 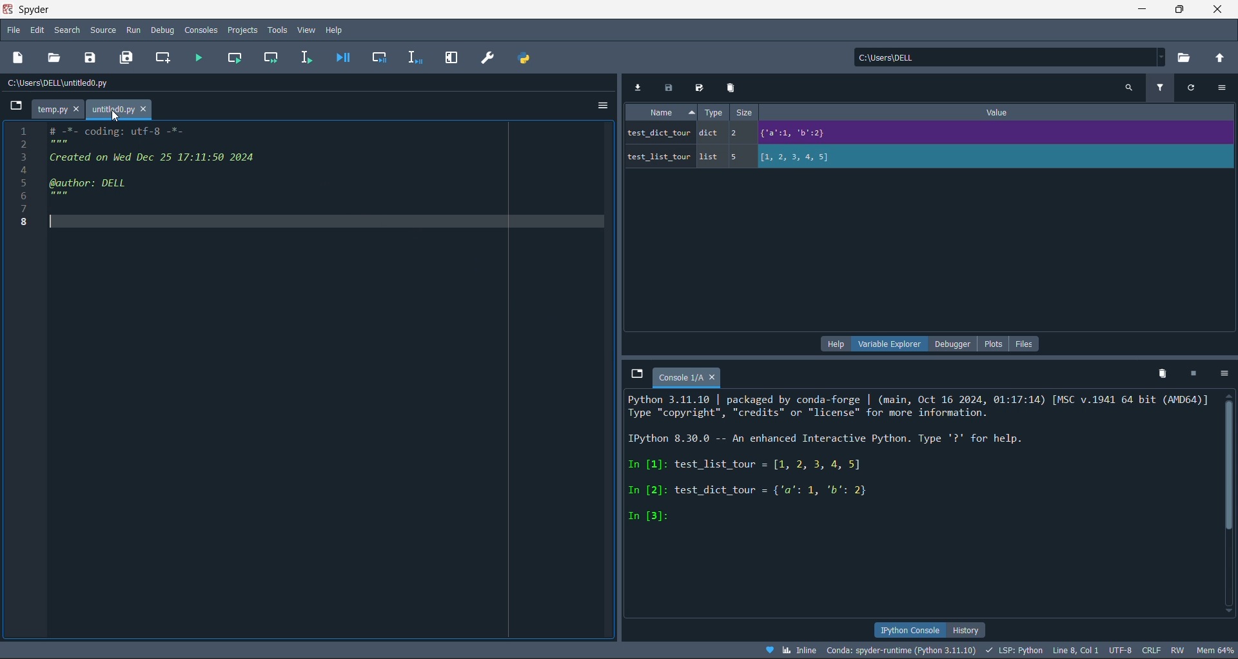 I want to click on import data , so click(x=640, y=87).